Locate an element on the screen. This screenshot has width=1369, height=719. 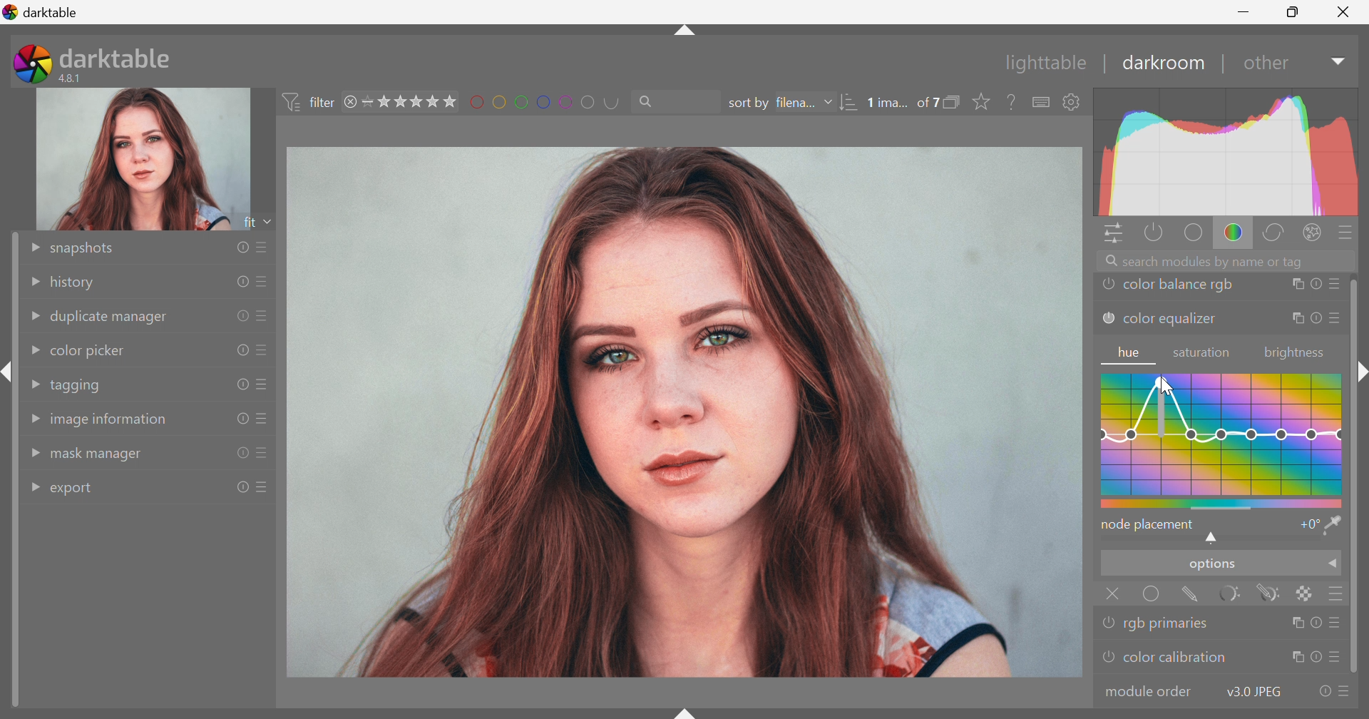
click to change type of overlays shown on thumbnails is located at coordinates (985, 102).